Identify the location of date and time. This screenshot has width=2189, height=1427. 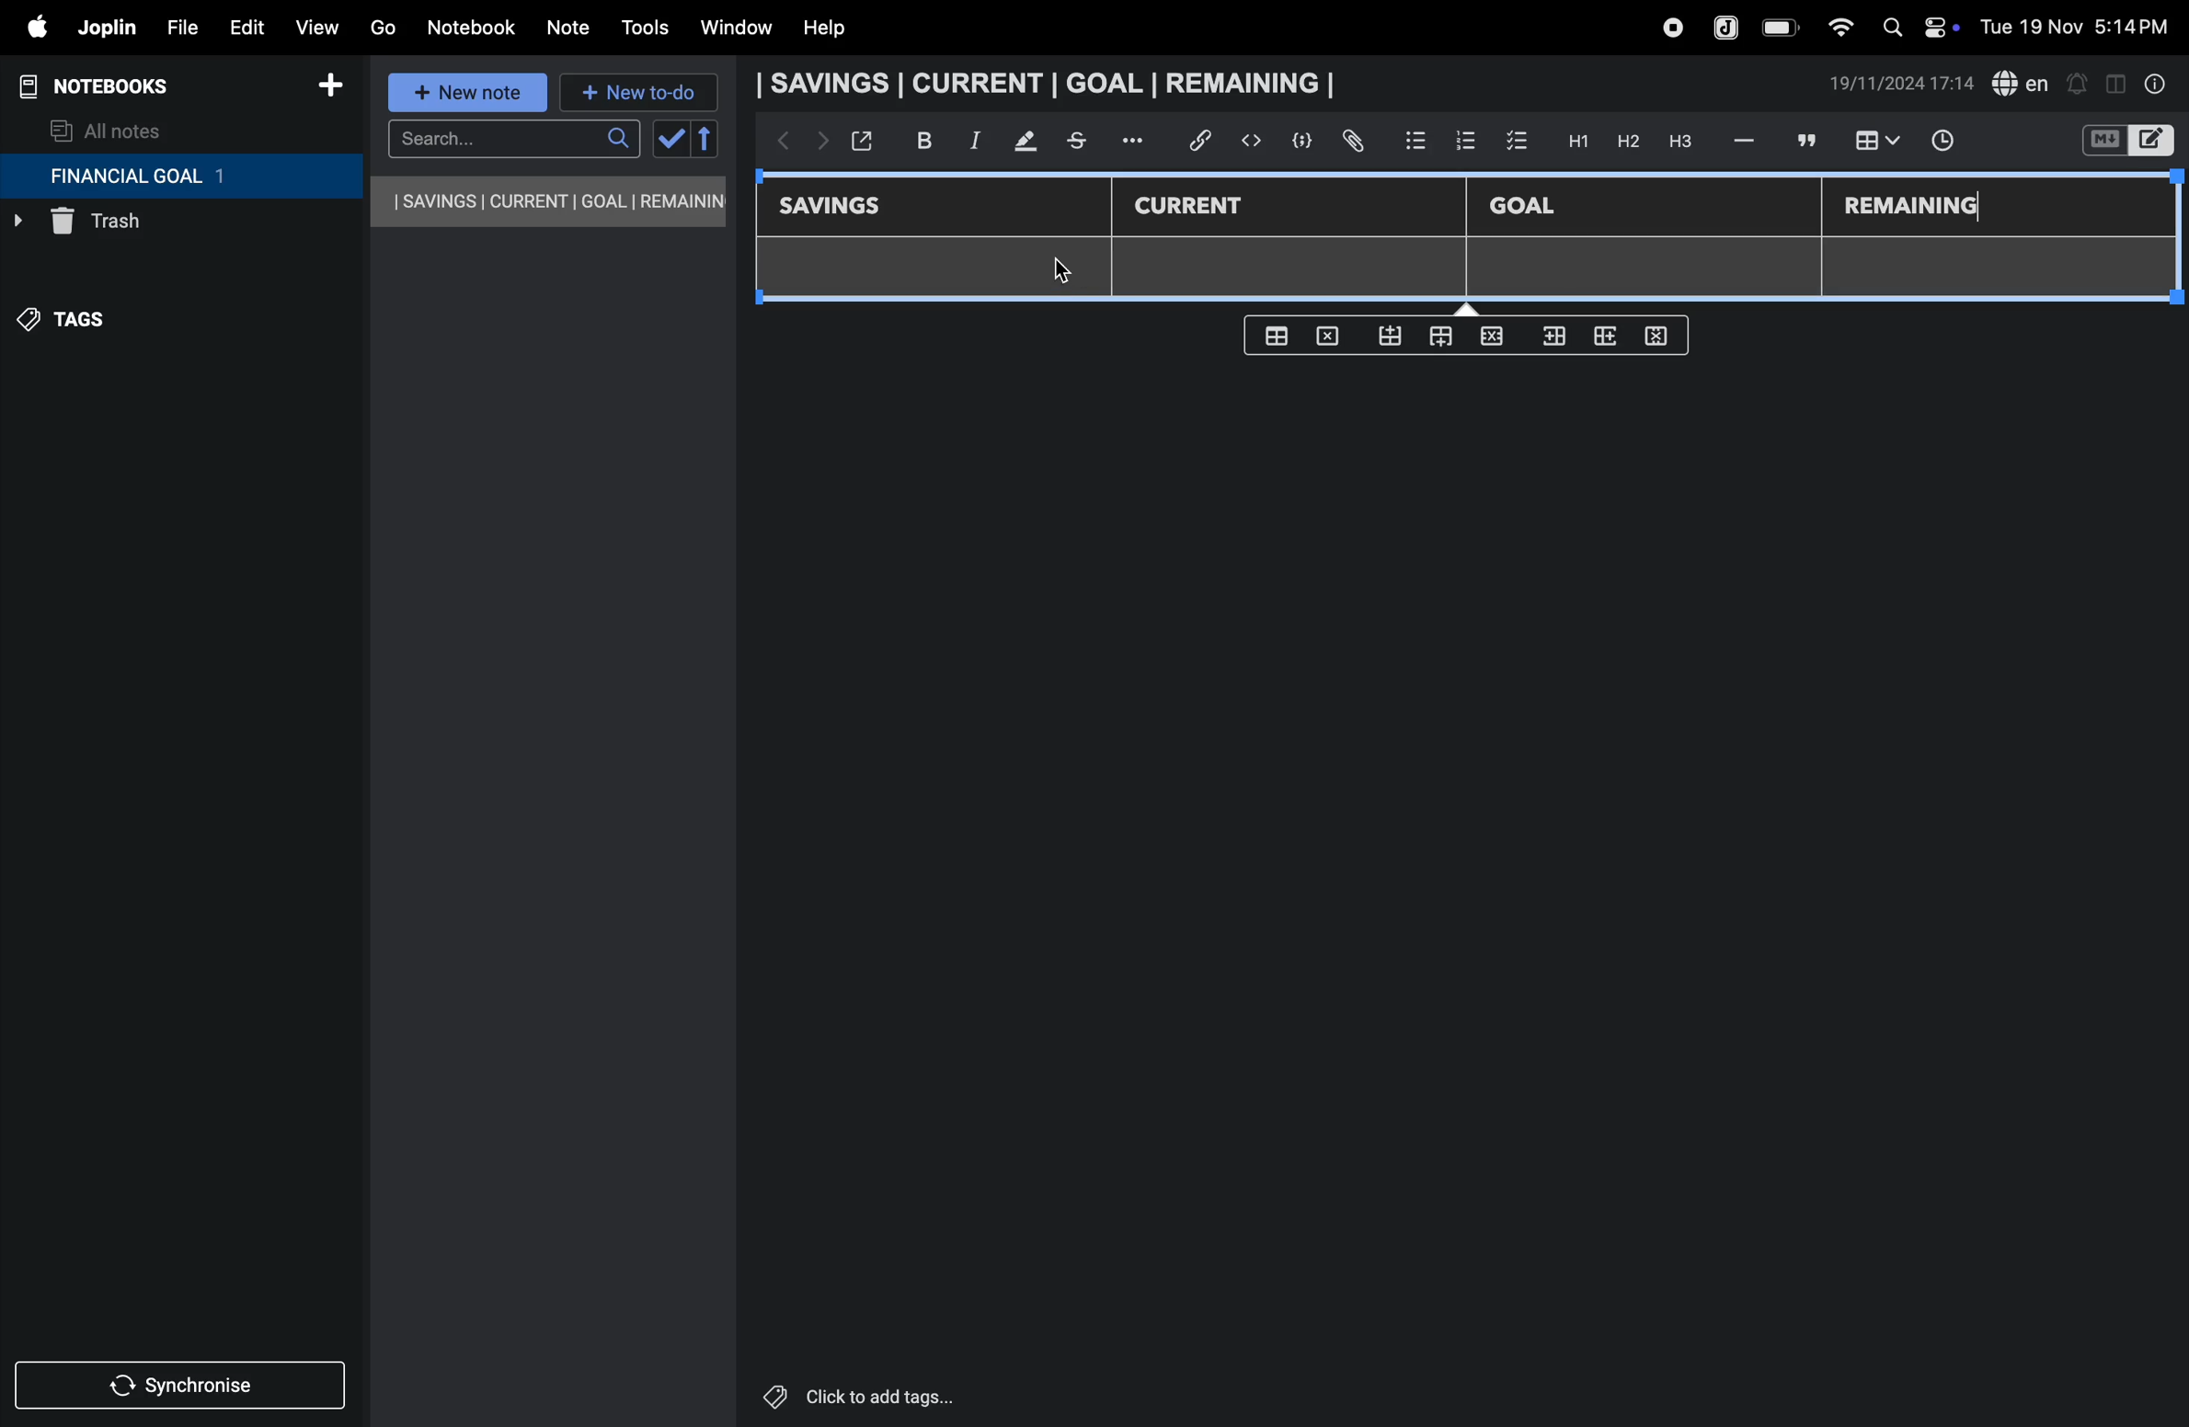
(1902, 84).